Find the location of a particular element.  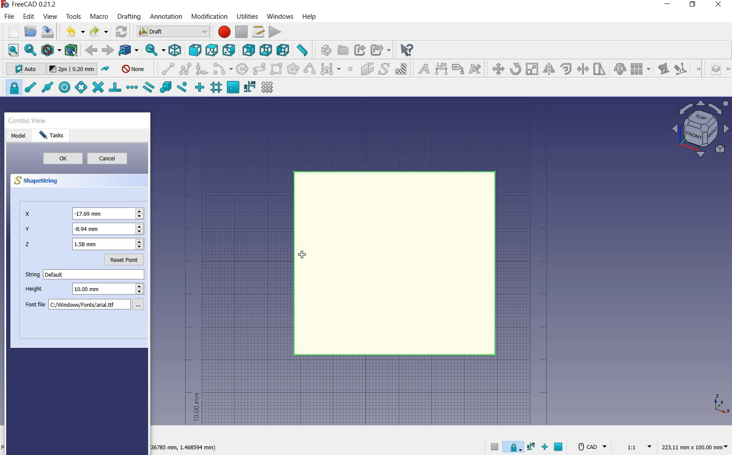

label is located at coordinates (458, 68).